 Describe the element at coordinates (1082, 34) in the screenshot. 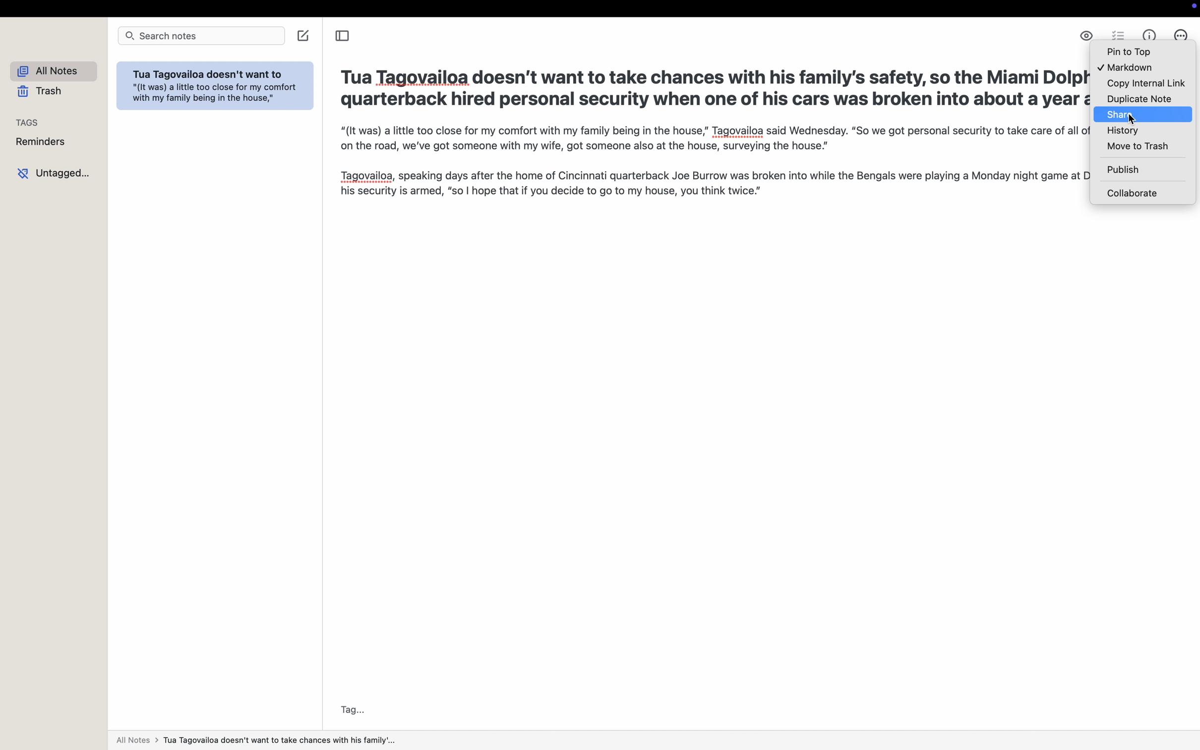

I see `enable markdown` at that location.